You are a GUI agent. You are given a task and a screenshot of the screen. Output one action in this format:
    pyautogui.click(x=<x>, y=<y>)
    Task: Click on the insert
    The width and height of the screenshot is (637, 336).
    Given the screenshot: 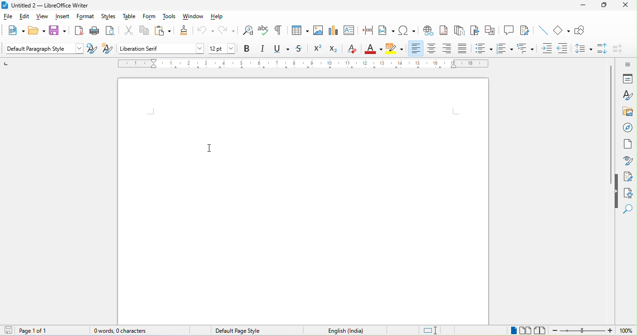 What is the action you would take?
    pyautogui.click(x=62, y=17)
    